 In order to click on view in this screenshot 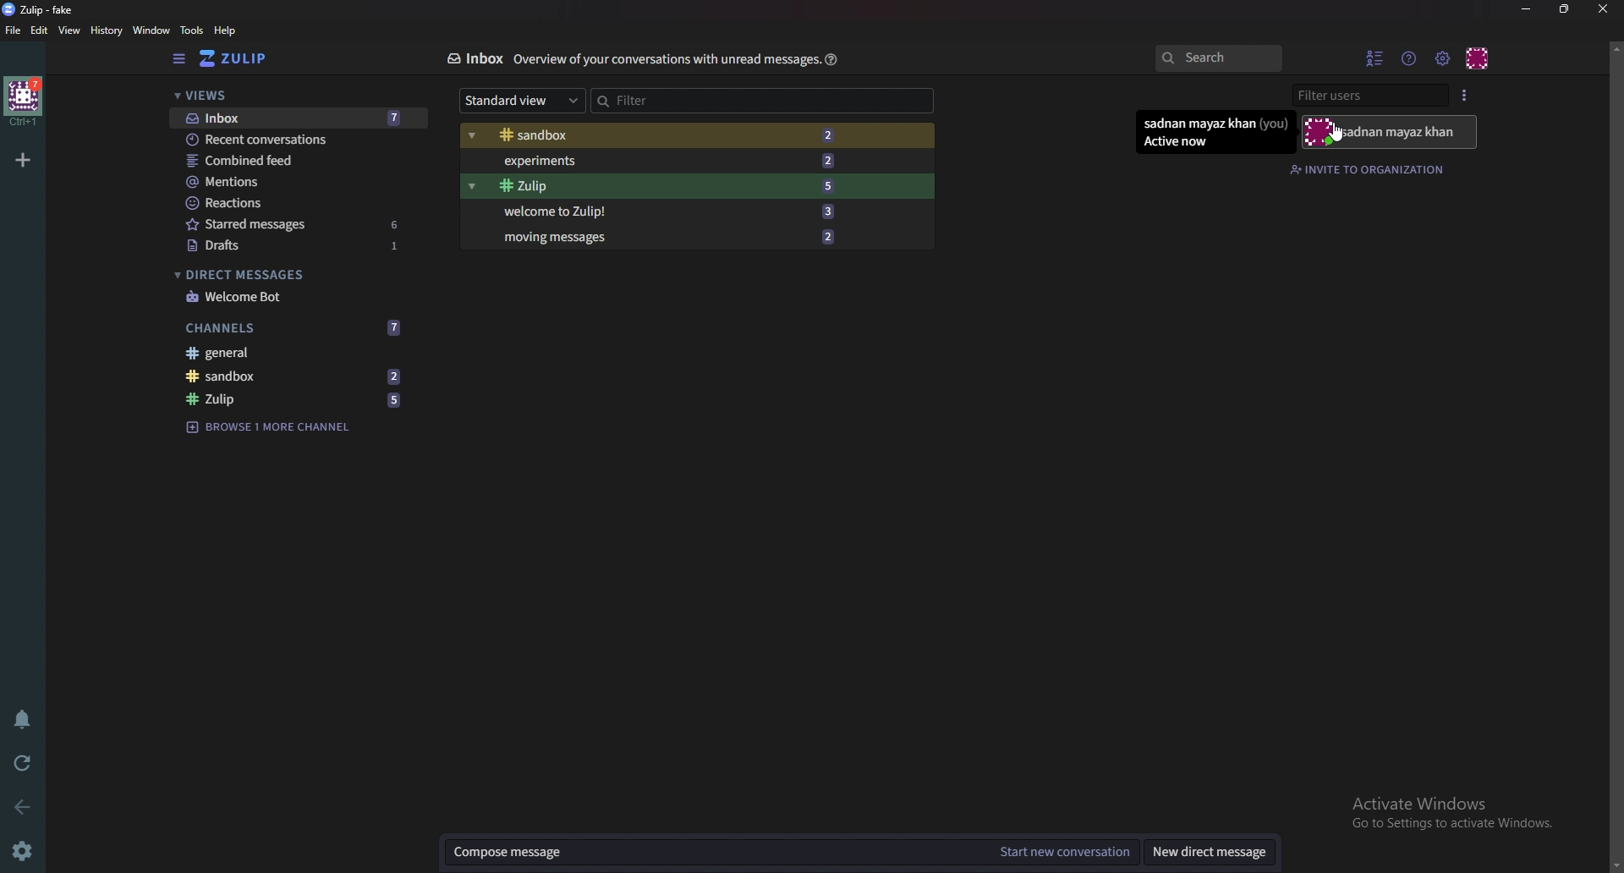, I will do `click(72, 31)`.